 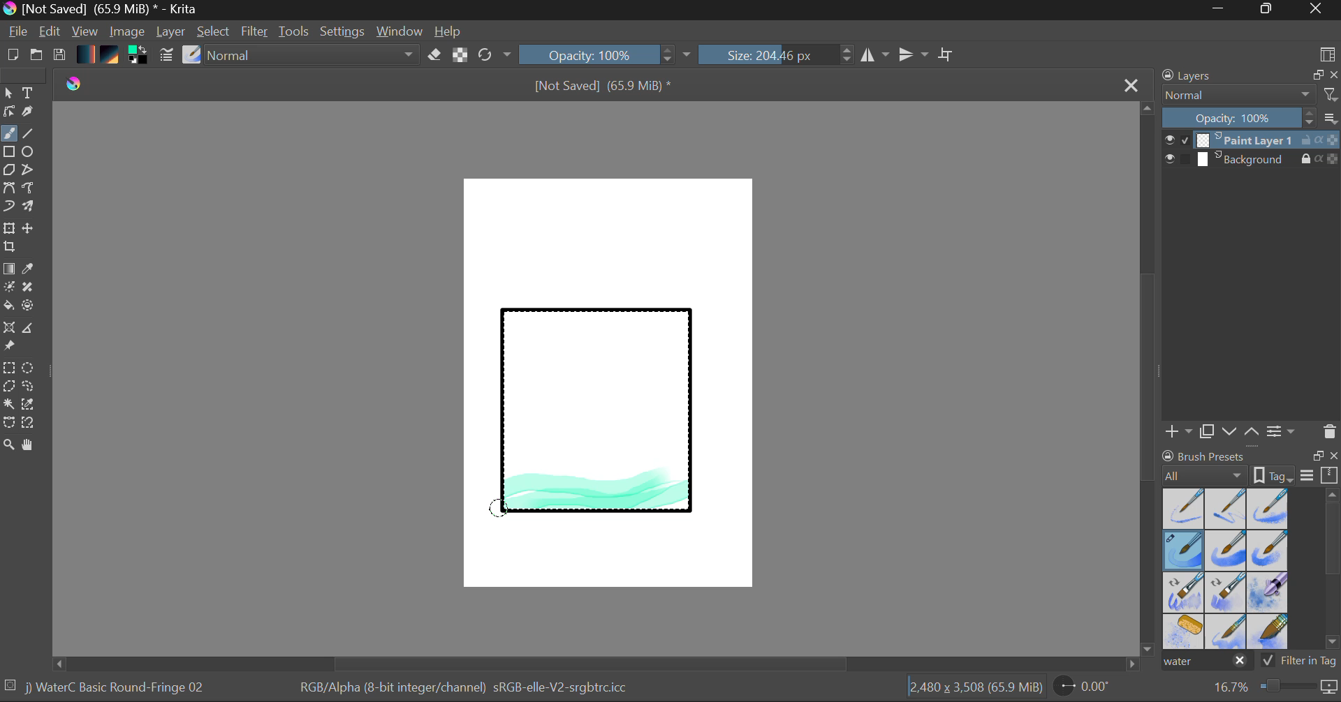 What do you see at coordinates (1248, 74) in the screenshot?
I see `Layers Docket Tab` at bounding box center [1248, 74].